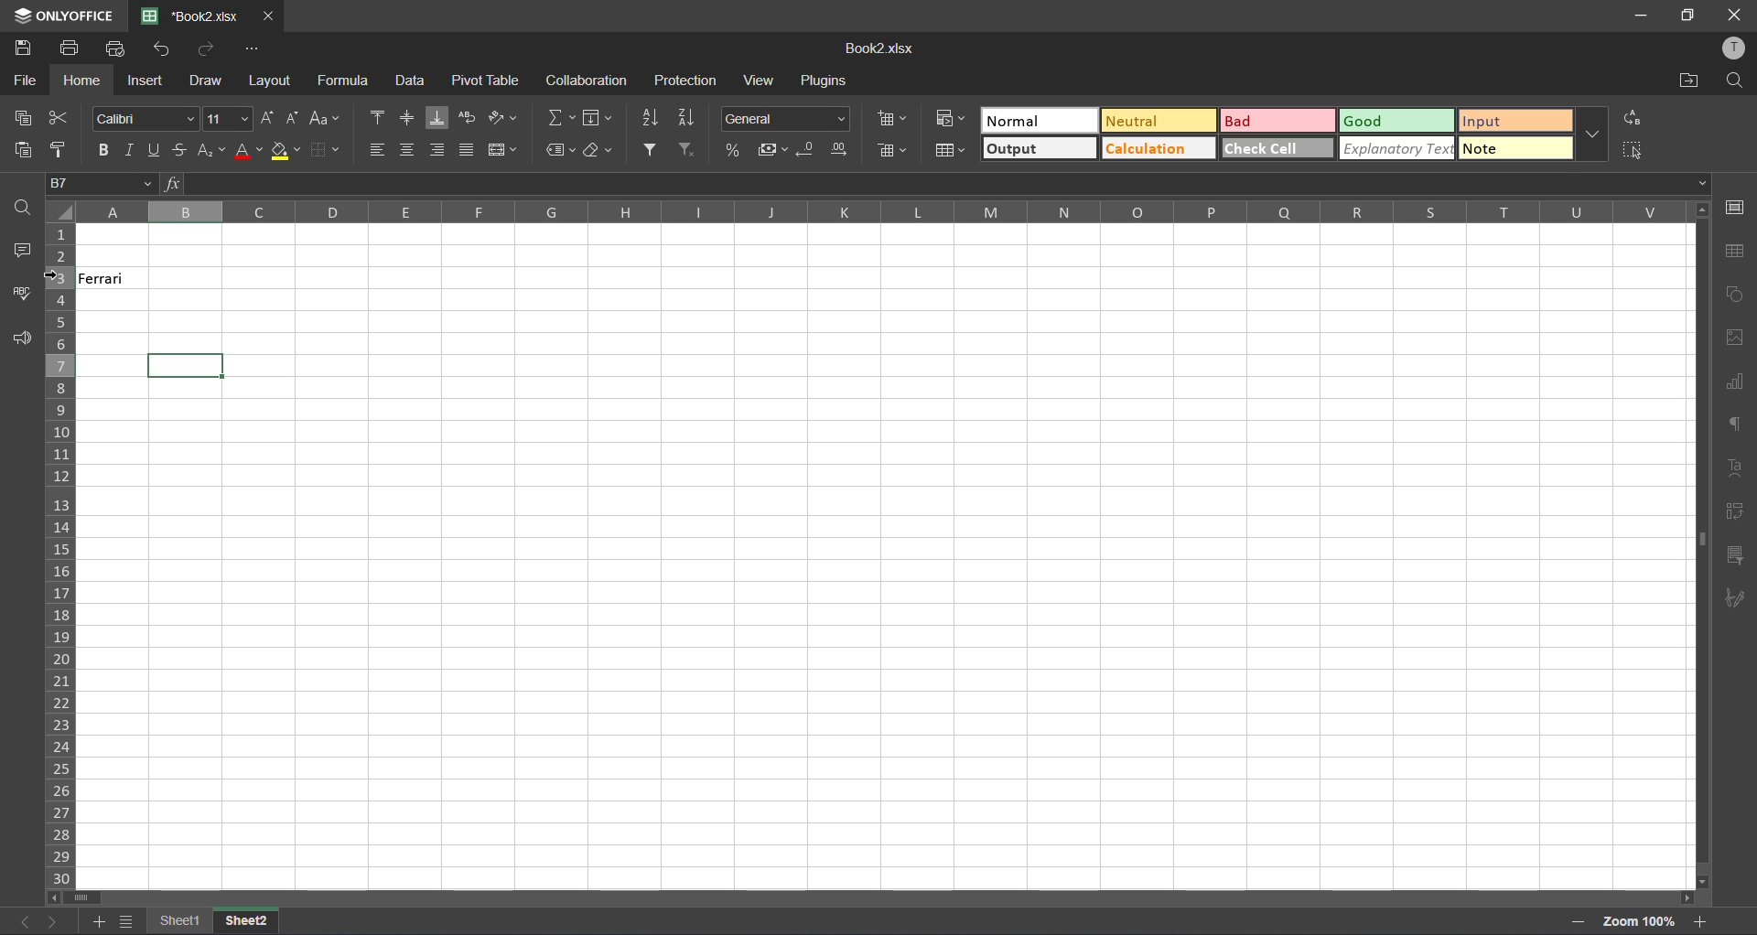 The width and height of the screenshot is (1757, 935). Describe the element at coordinates (894, 151) in the screenshot. I see `delete cells` at that location.